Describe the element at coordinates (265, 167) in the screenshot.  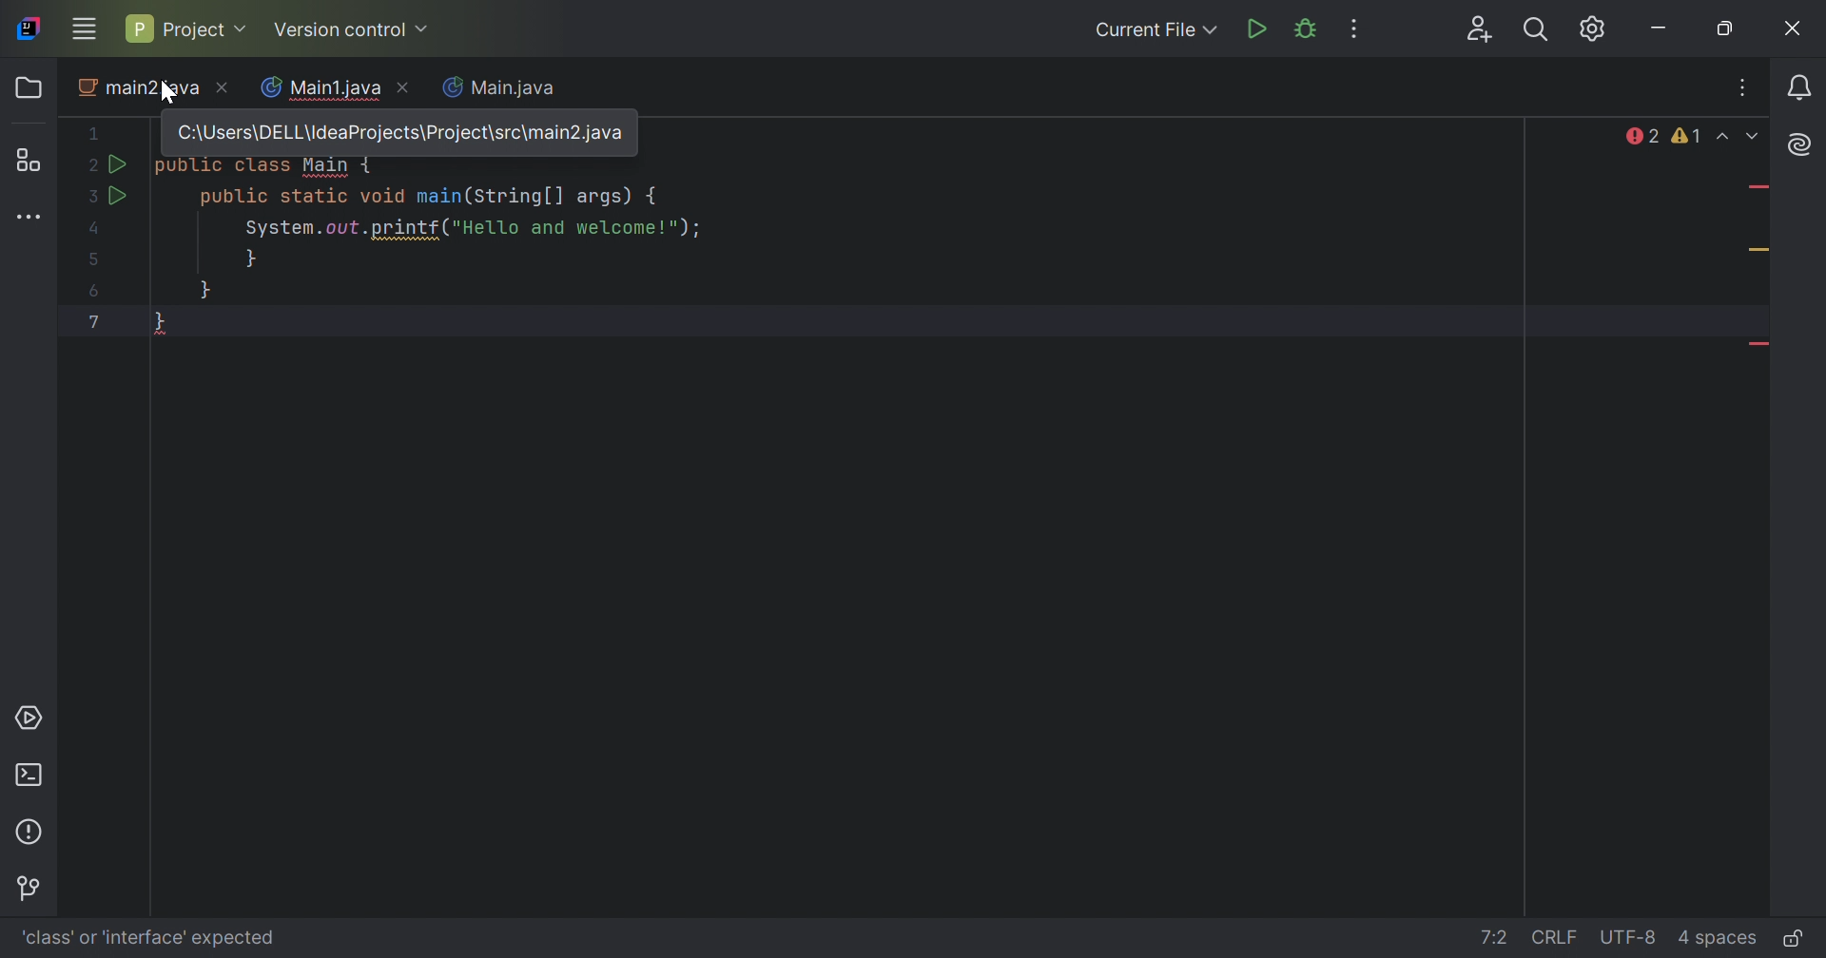
I see `public class Main {` at that location.